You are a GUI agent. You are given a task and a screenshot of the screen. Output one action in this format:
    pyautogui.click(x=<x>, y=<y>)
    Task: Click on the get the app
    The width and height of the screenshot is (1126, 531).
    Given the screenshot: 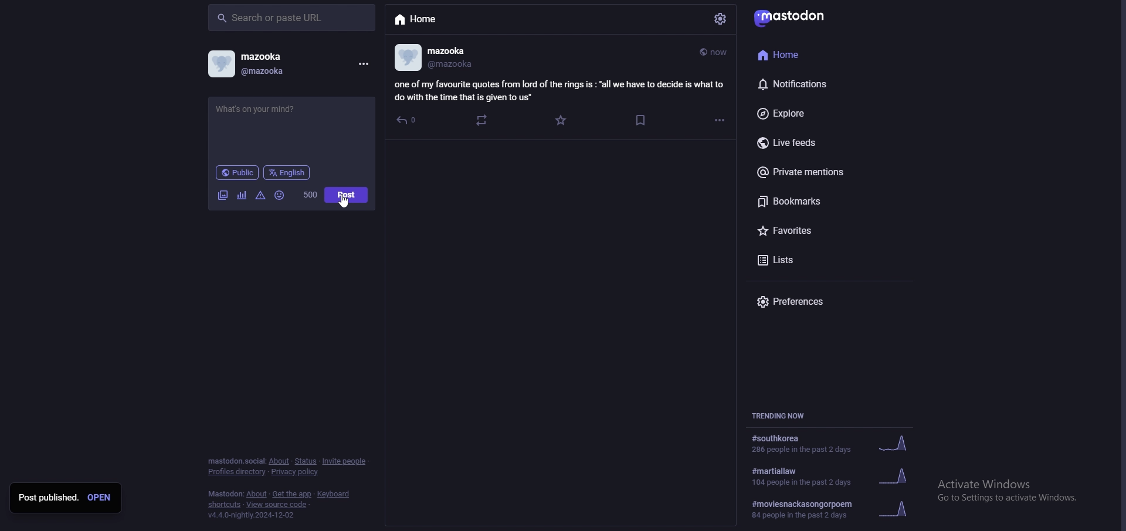 What is the action you would take?
    pyautogui.click(x=293, y=494)
    